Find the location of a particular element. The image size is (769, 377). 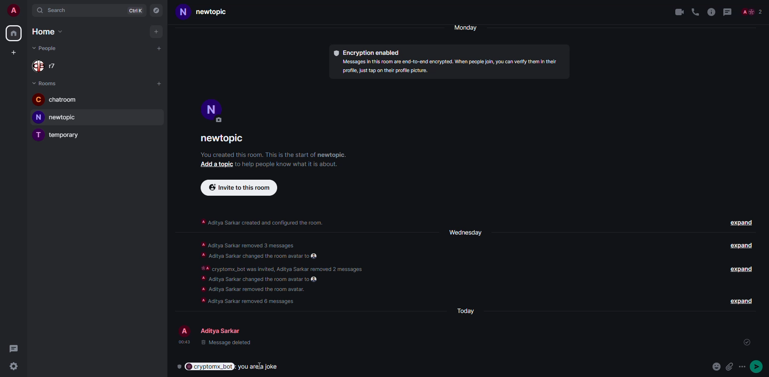

expand is located at coordinates (743, 271).